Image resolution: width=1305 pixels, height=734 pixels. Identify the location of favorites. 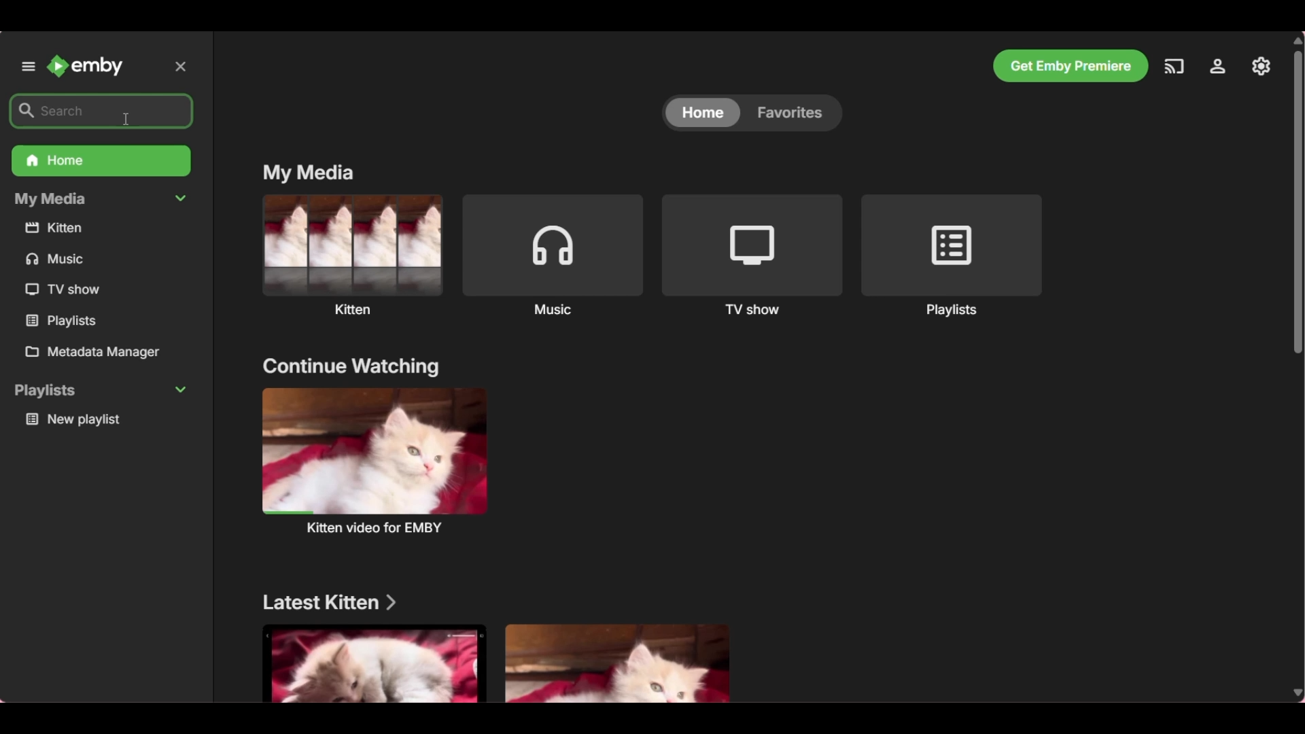
(794, 112).